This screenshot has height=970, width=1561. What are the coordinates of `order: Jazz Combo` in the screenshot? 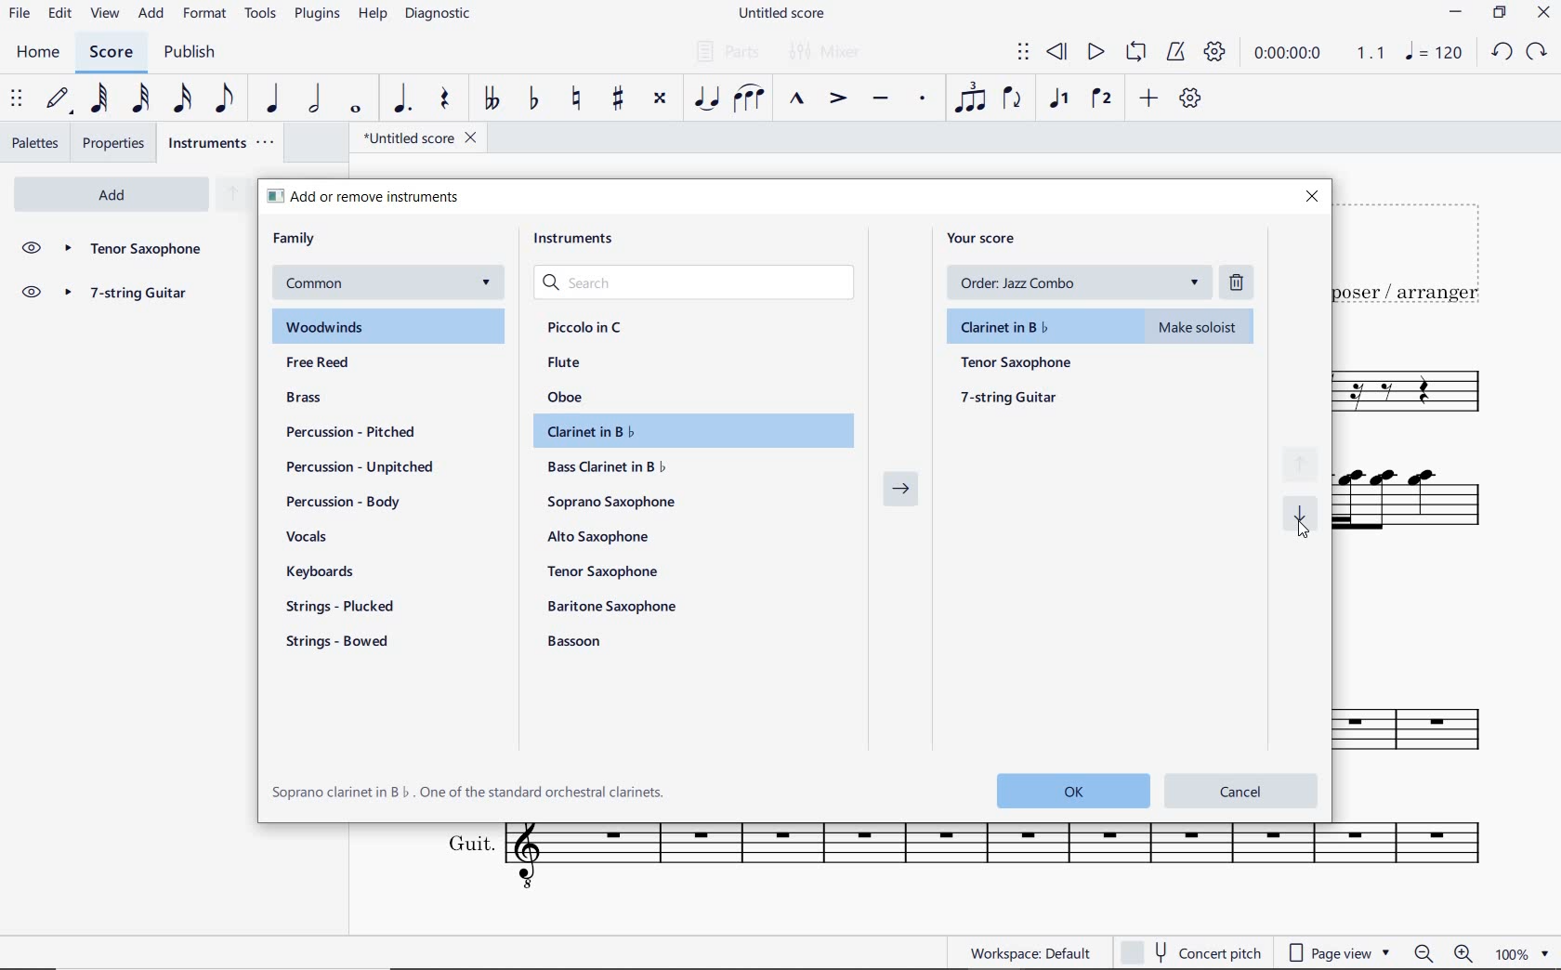 It's located at (1085, 282).